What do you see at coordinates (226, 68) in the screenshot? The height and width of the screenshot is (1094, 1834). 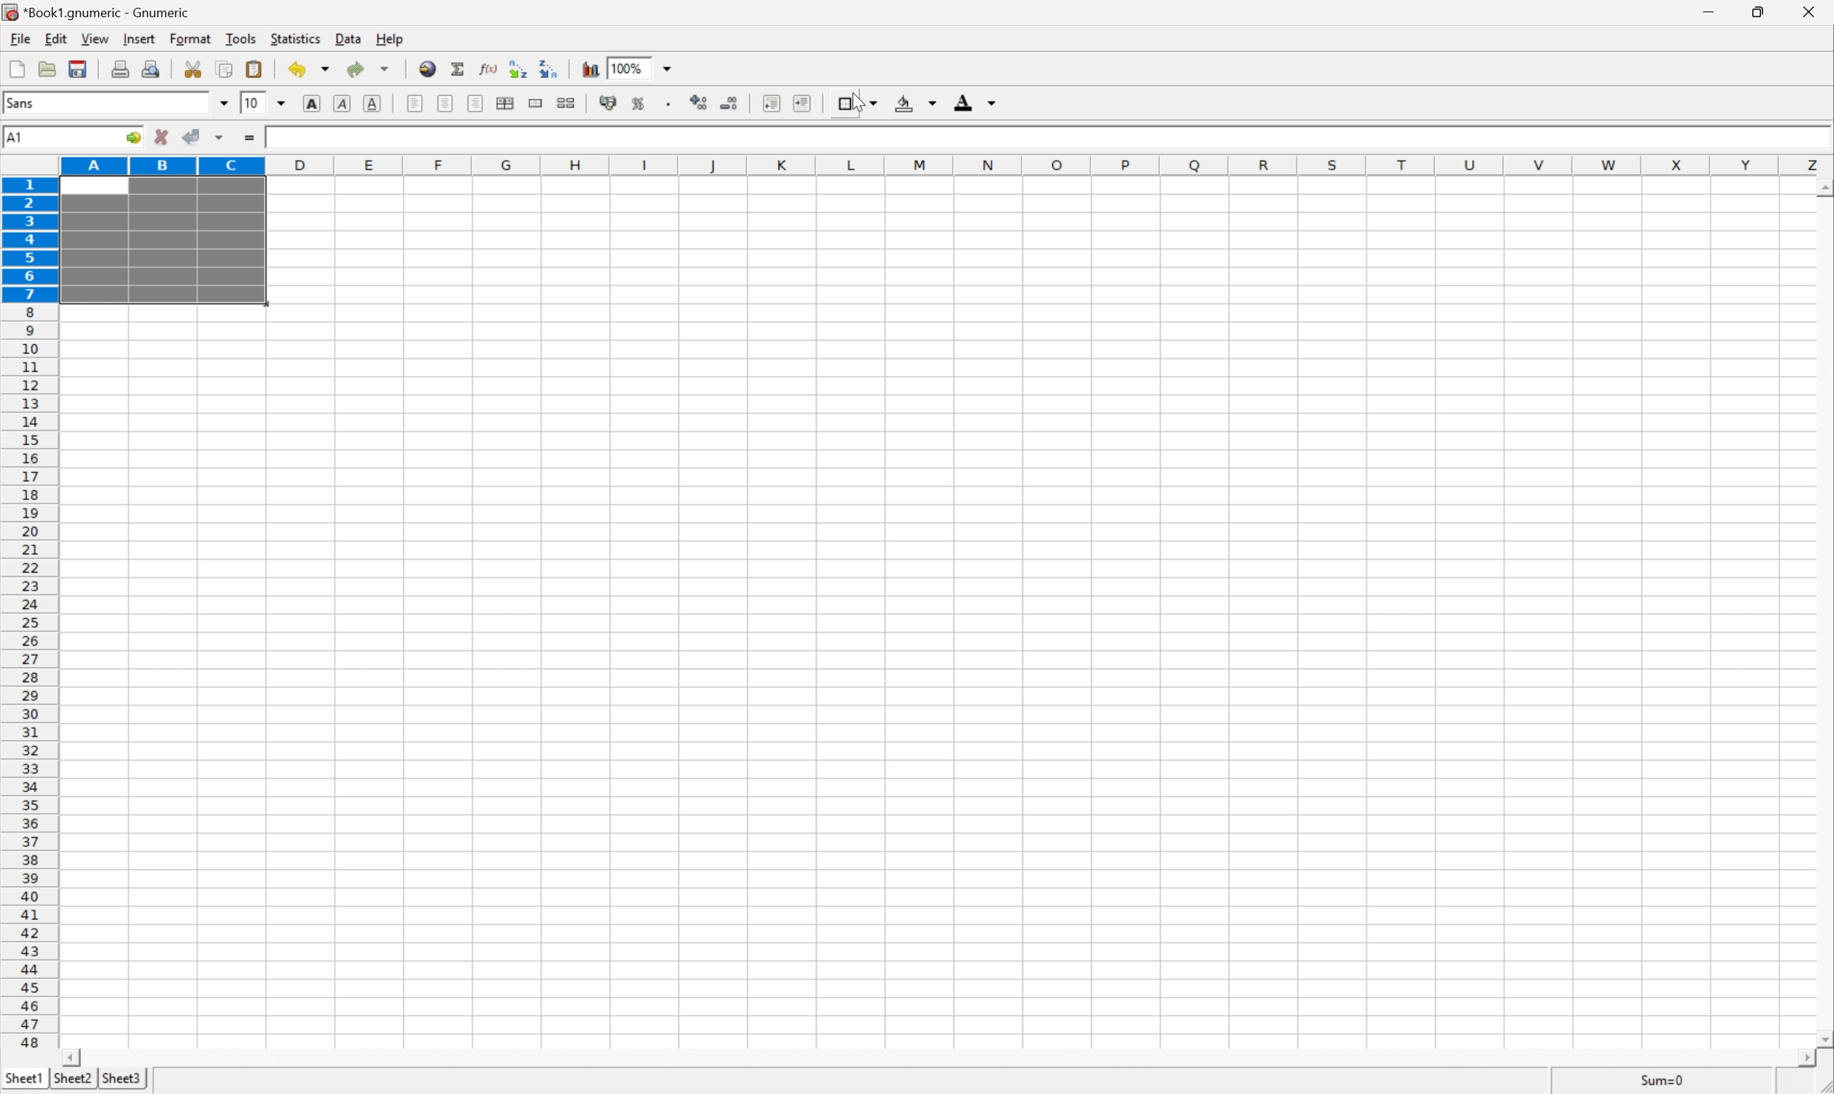 I see `copy` at bounding box center [226, 68].